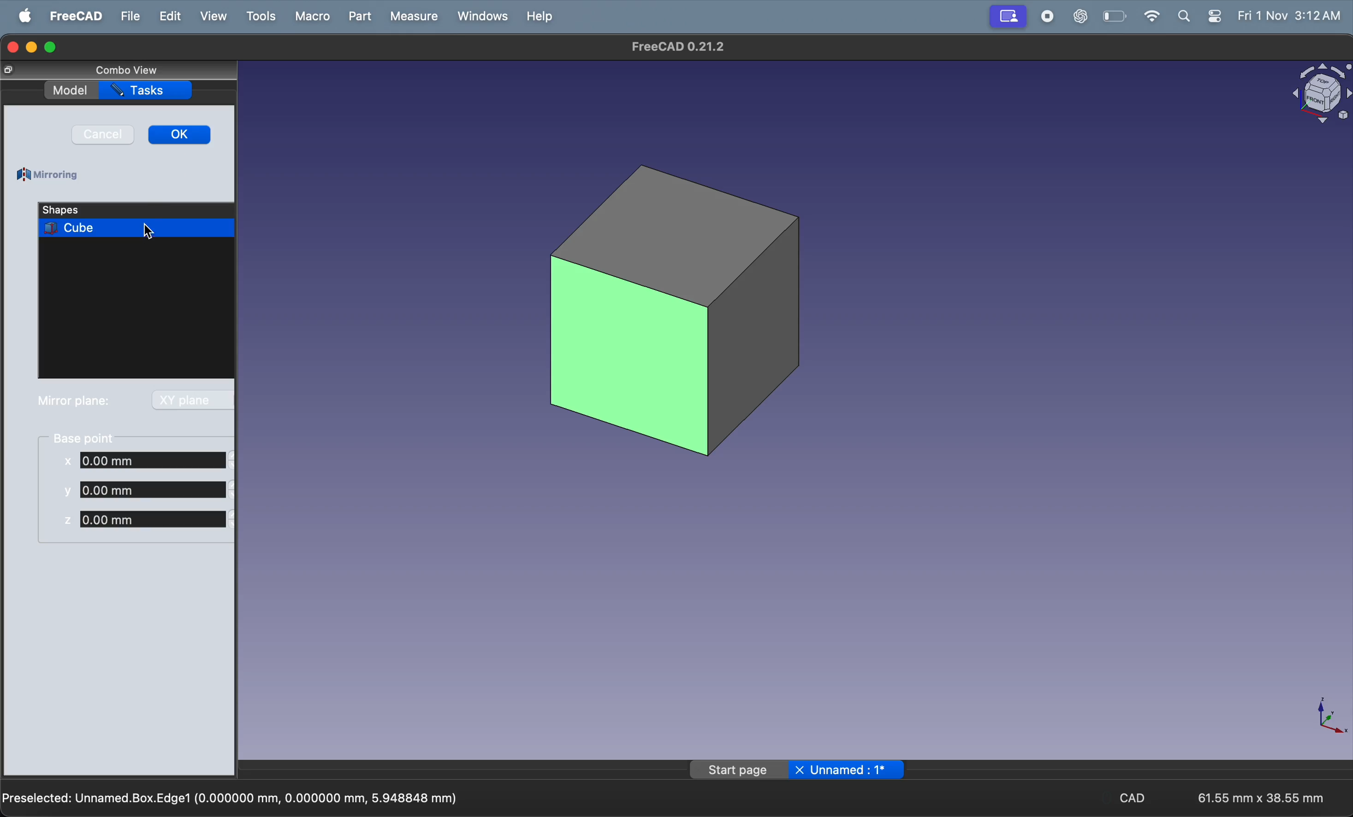  Describe the element at coordinates (674, 46) in the screenshot. I see `FreeCAD 0.21.2` at that location.